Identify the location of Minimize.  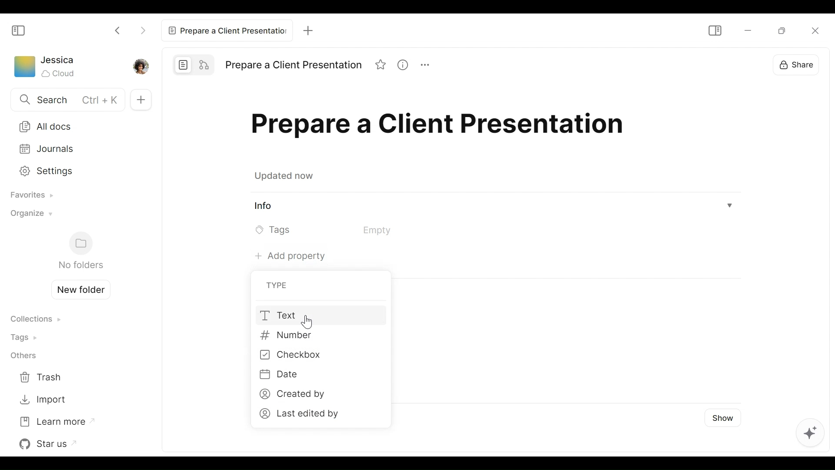
(778, 31).